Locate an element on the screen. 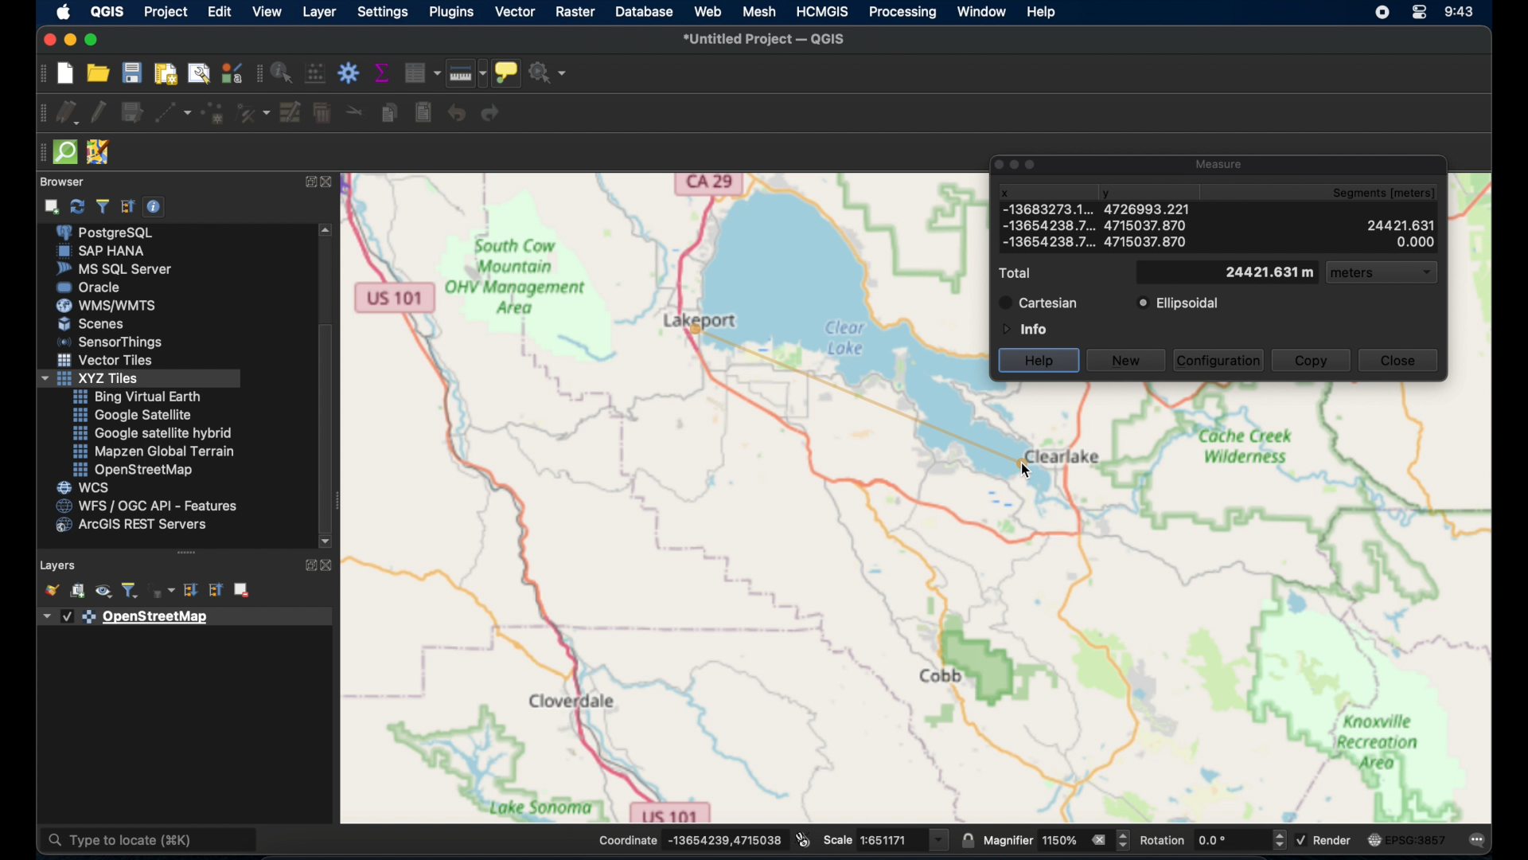  drag handle is located at coordinates (187, 552).